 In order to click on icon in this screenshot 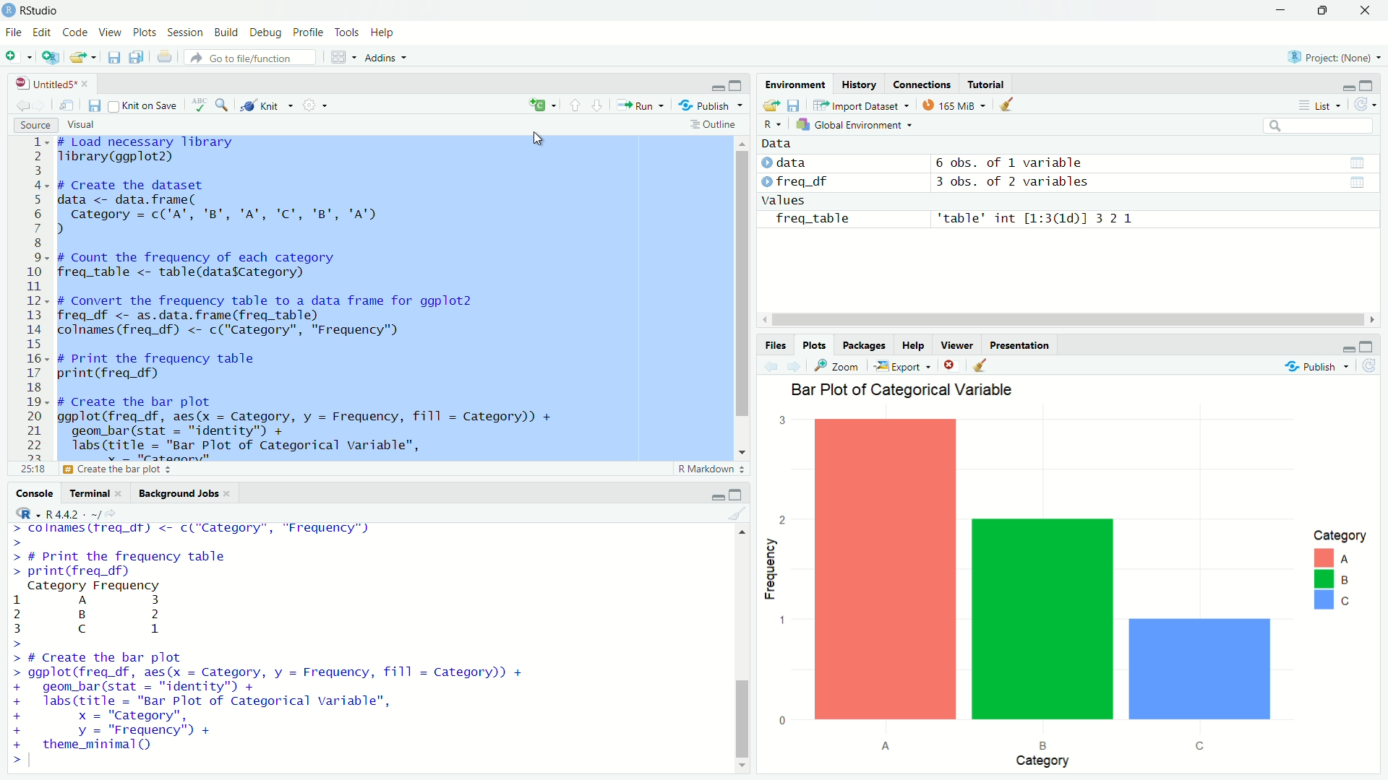, I will do `click(24, 513)`.